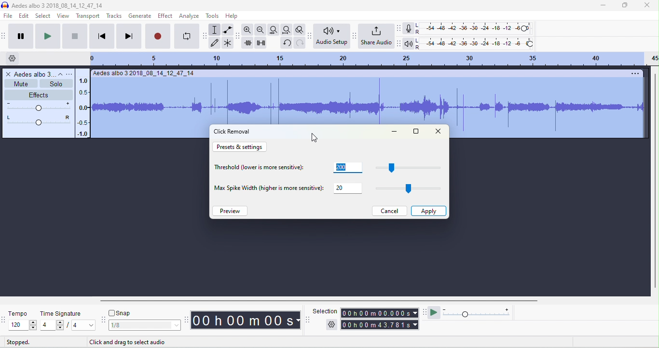 The image size is (659, 348). Describe the element at coordinates (186, 319) in the screenshot. I see `audacity time toolbar` at that location.